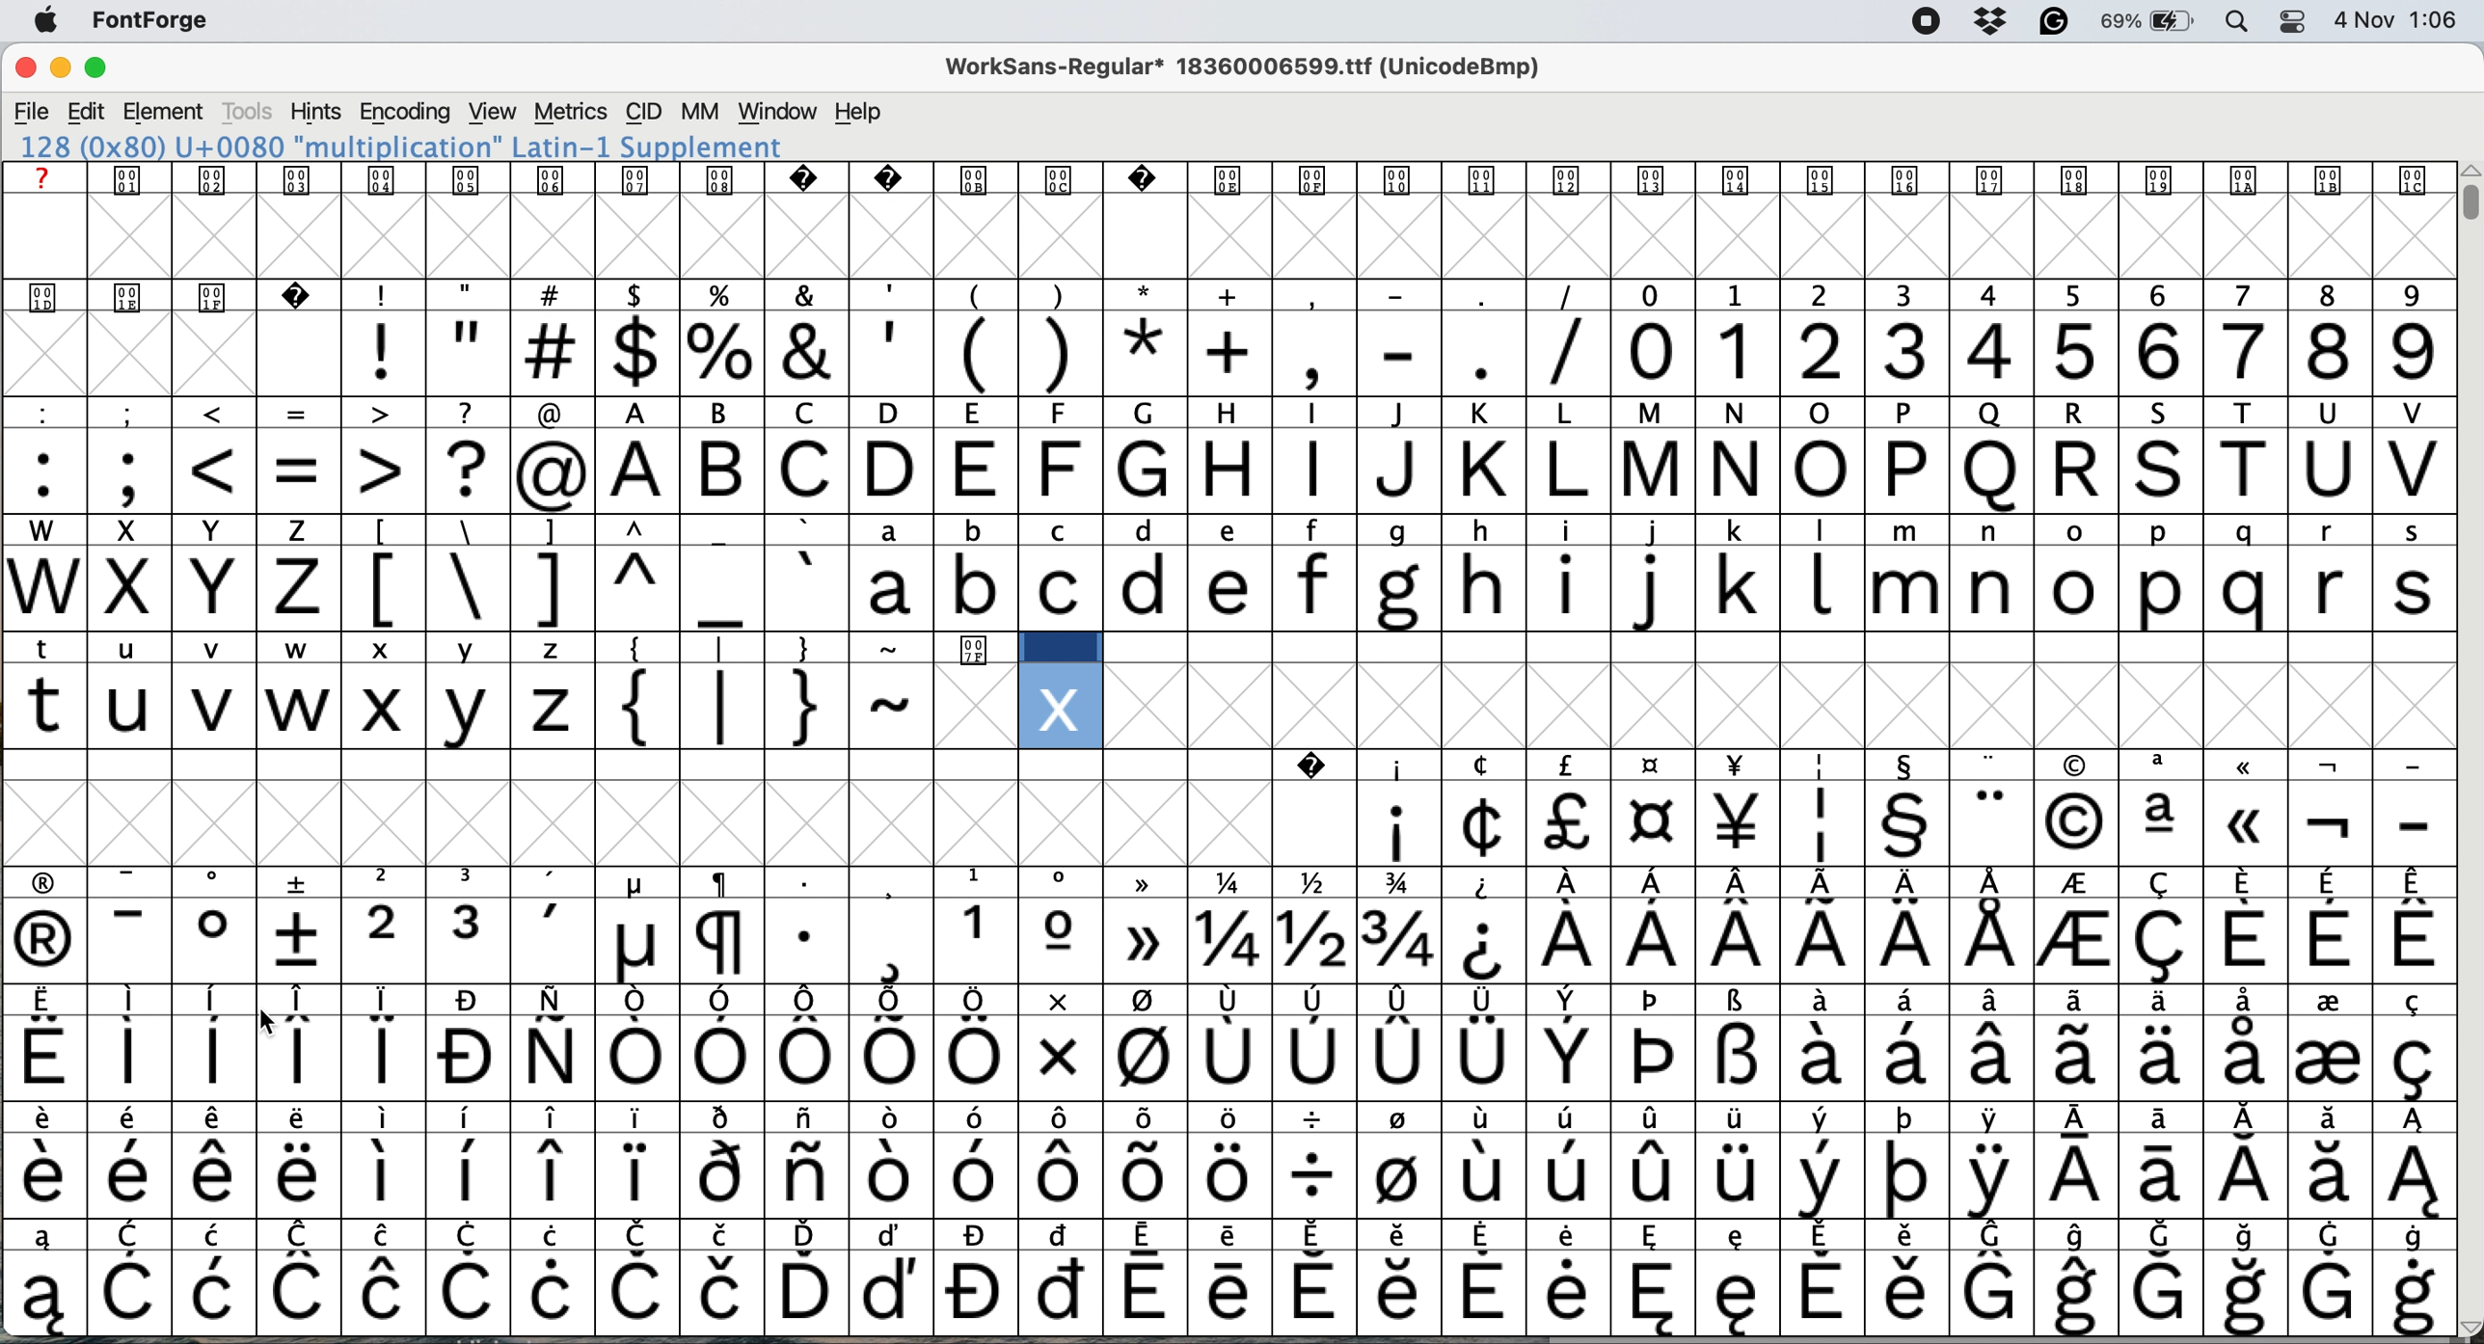  I want to click on special characters , so click(101, 647).